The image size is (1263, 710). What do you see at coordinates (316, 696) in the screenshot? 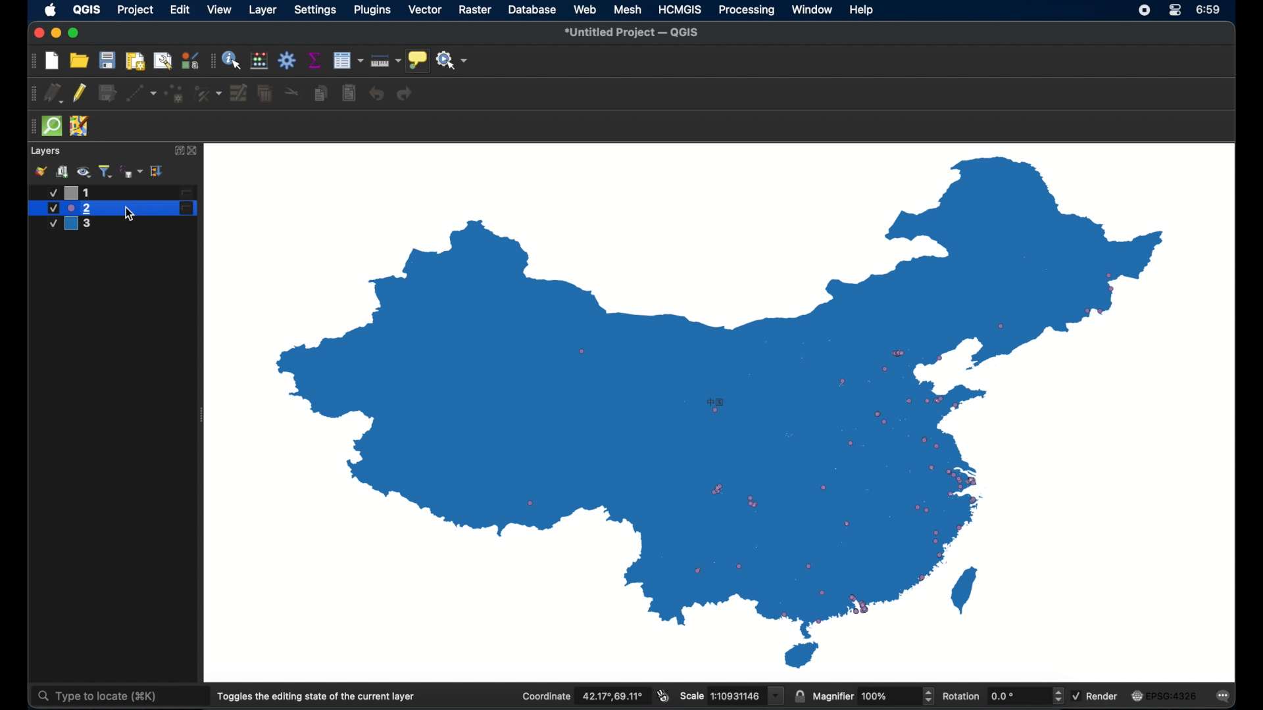
I see `toggles the  dining state of the current layer` at bounding box center [316, 696].